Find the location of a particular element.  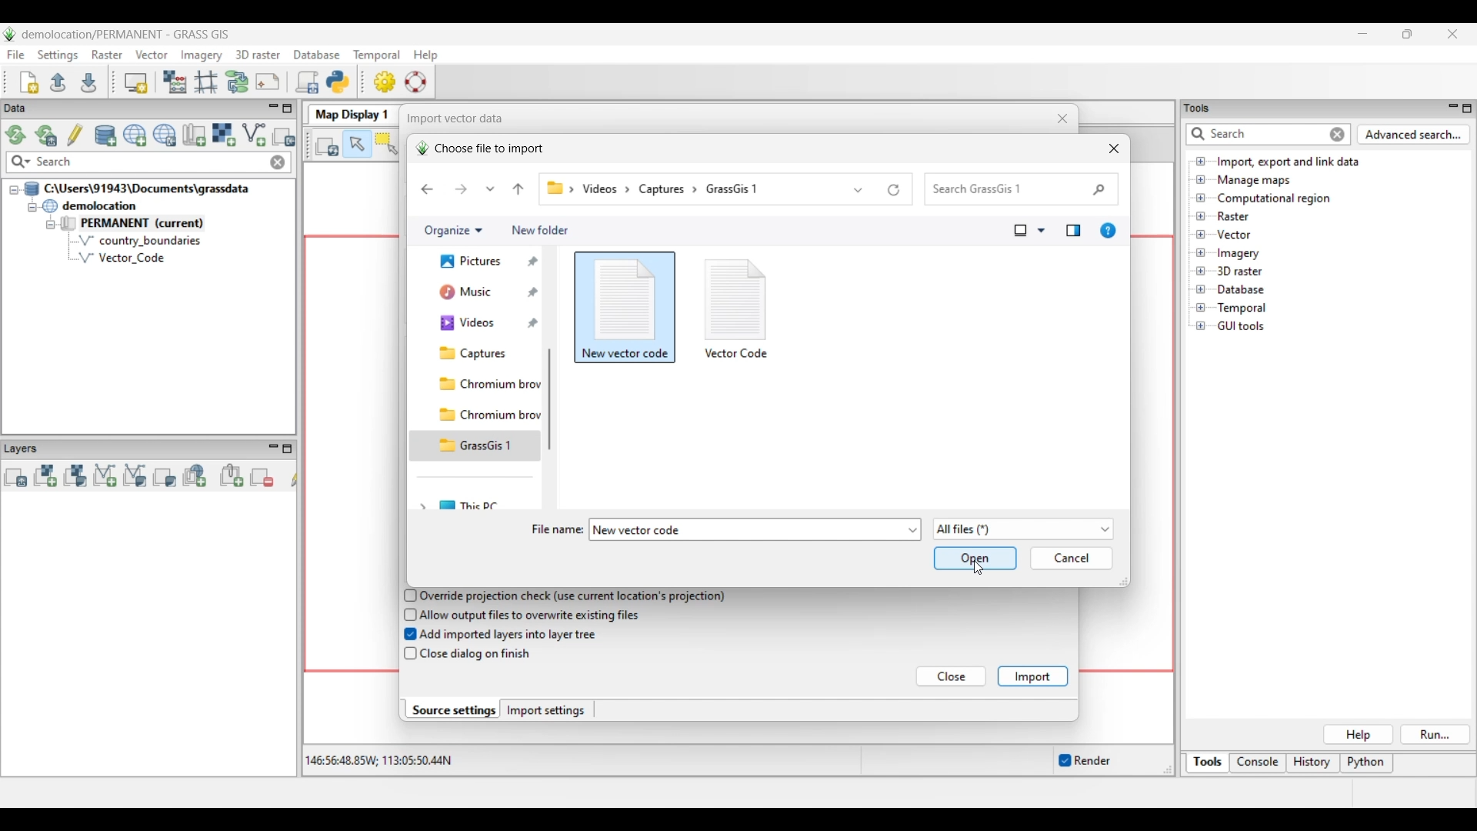

Show interface in a smaller tab is located at coordinates (1407, 34).